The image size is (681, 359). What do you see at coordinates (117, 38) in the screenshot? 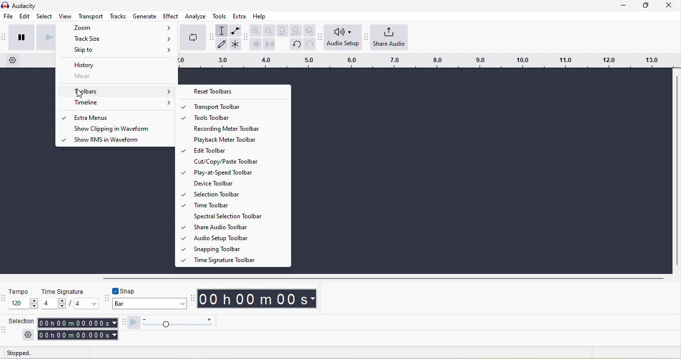
I see `Track size` at bounding box center [117, 38].